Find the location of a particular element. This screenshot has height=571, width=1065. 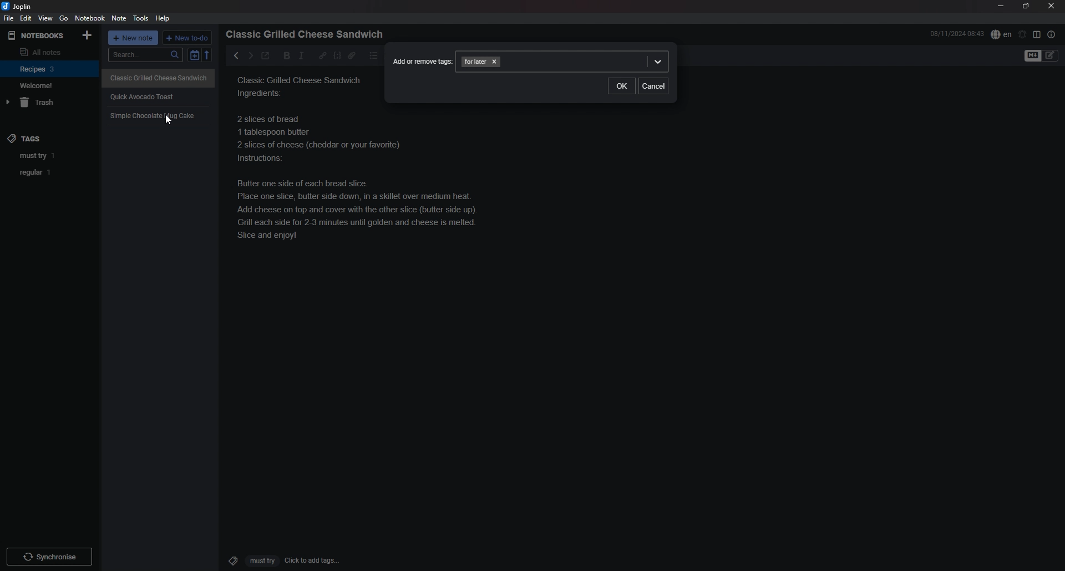

Simple Chocolate mug Cake is located at coordinates (154, 116).